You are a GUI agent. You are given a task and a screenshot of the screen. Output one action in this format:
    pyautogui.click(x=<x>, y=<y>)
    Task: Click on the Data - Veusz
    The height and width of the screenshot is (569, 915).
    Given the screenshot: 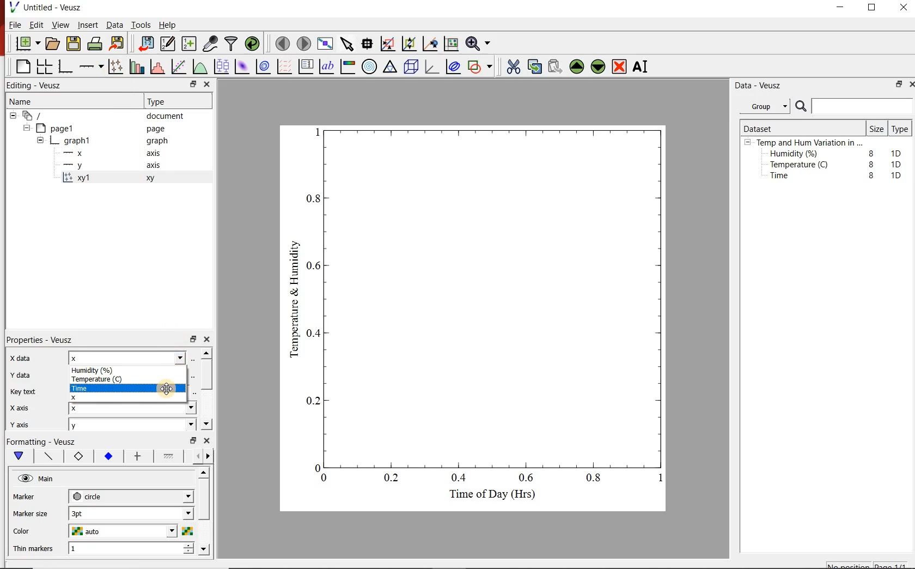 What is the action you would take?
    pyautogui.click(x=760, y=86)
    